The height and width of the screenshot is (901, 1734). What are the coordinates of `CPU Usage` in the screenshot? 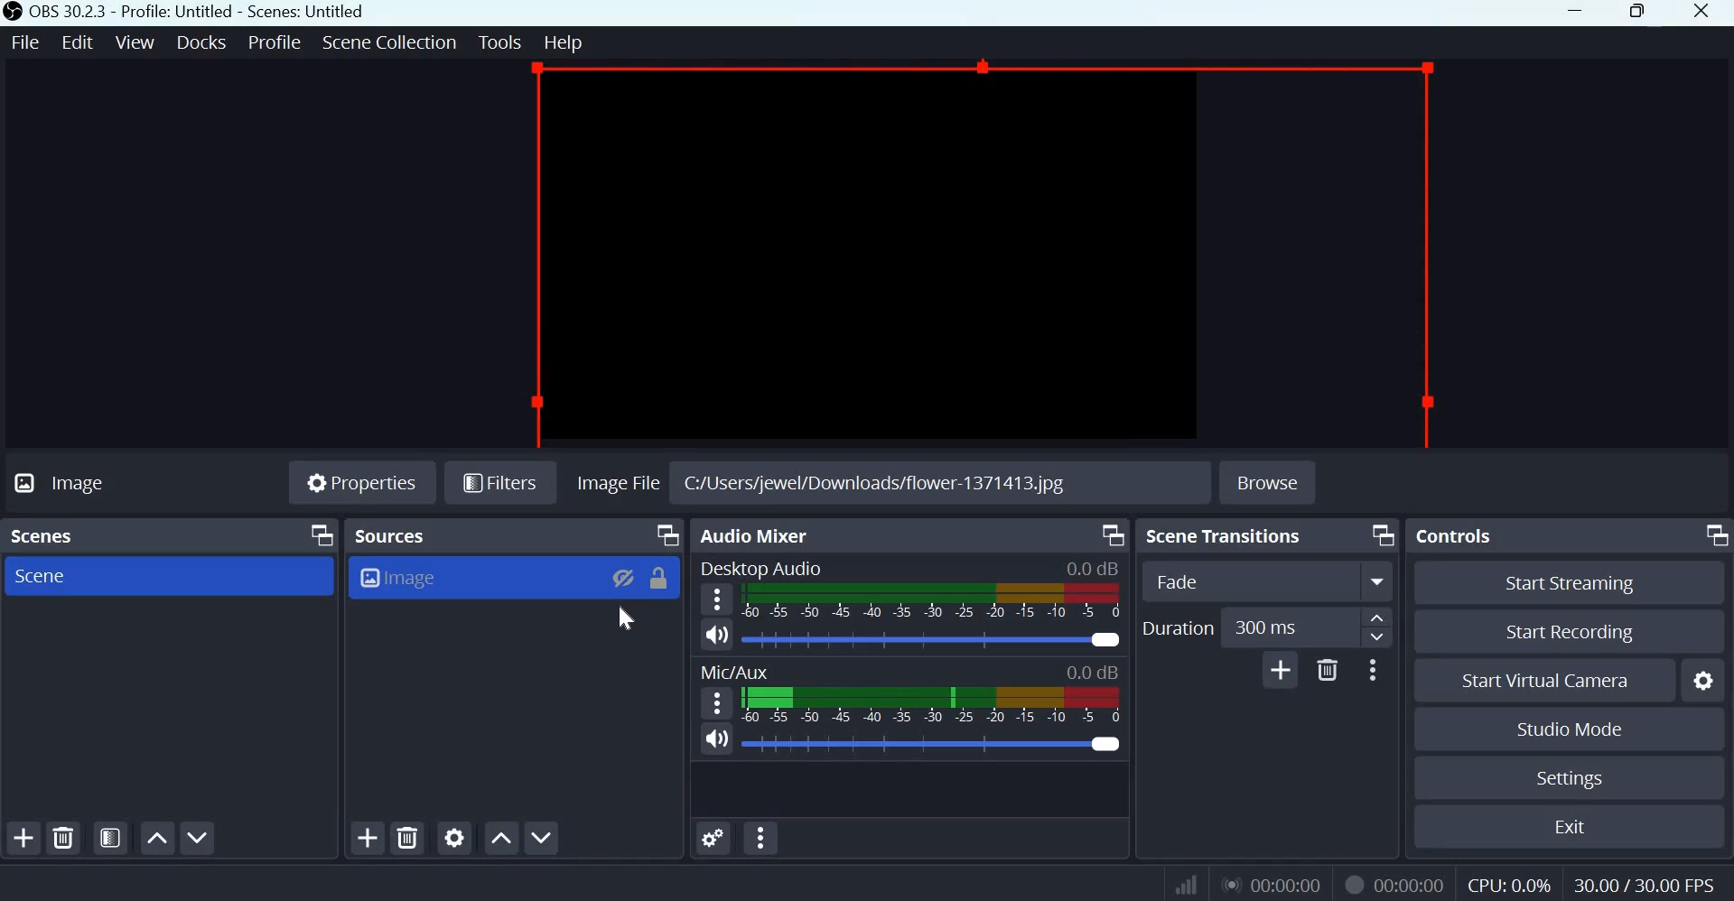 It's located at (1509, 884).